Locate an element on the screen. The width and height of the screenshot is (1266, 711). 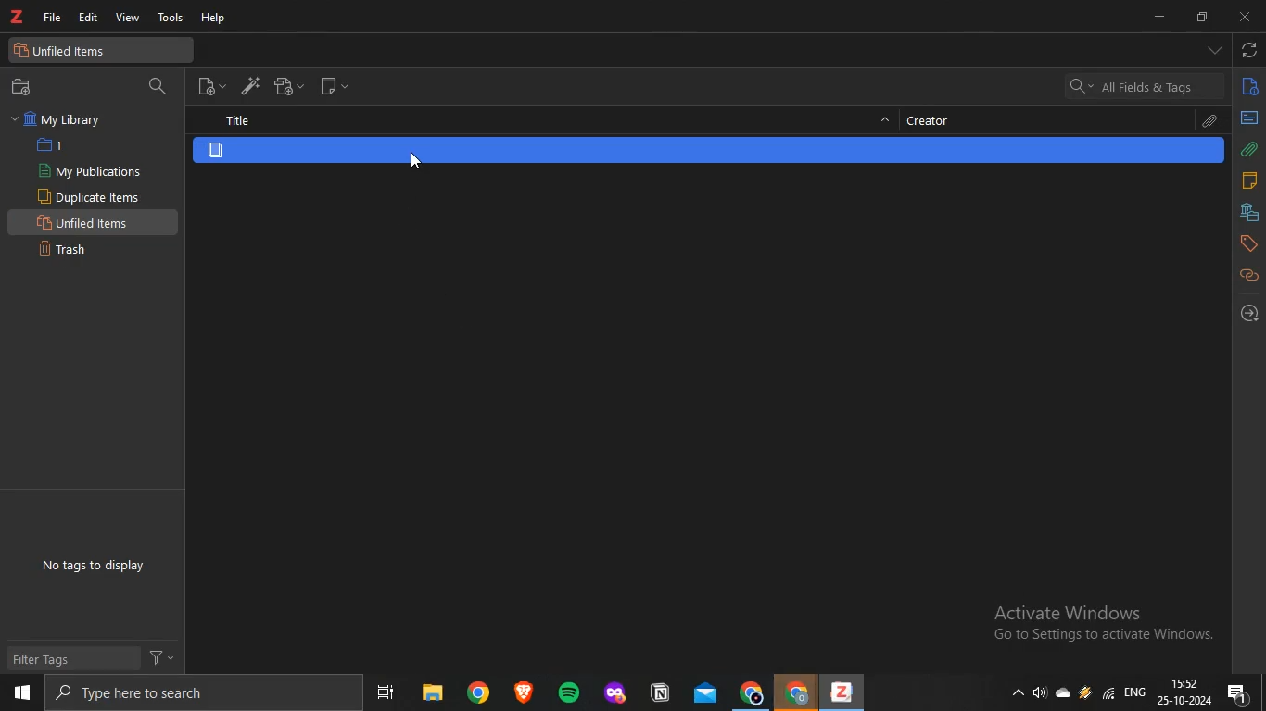
minimize is located at coordinates (1163, 18).